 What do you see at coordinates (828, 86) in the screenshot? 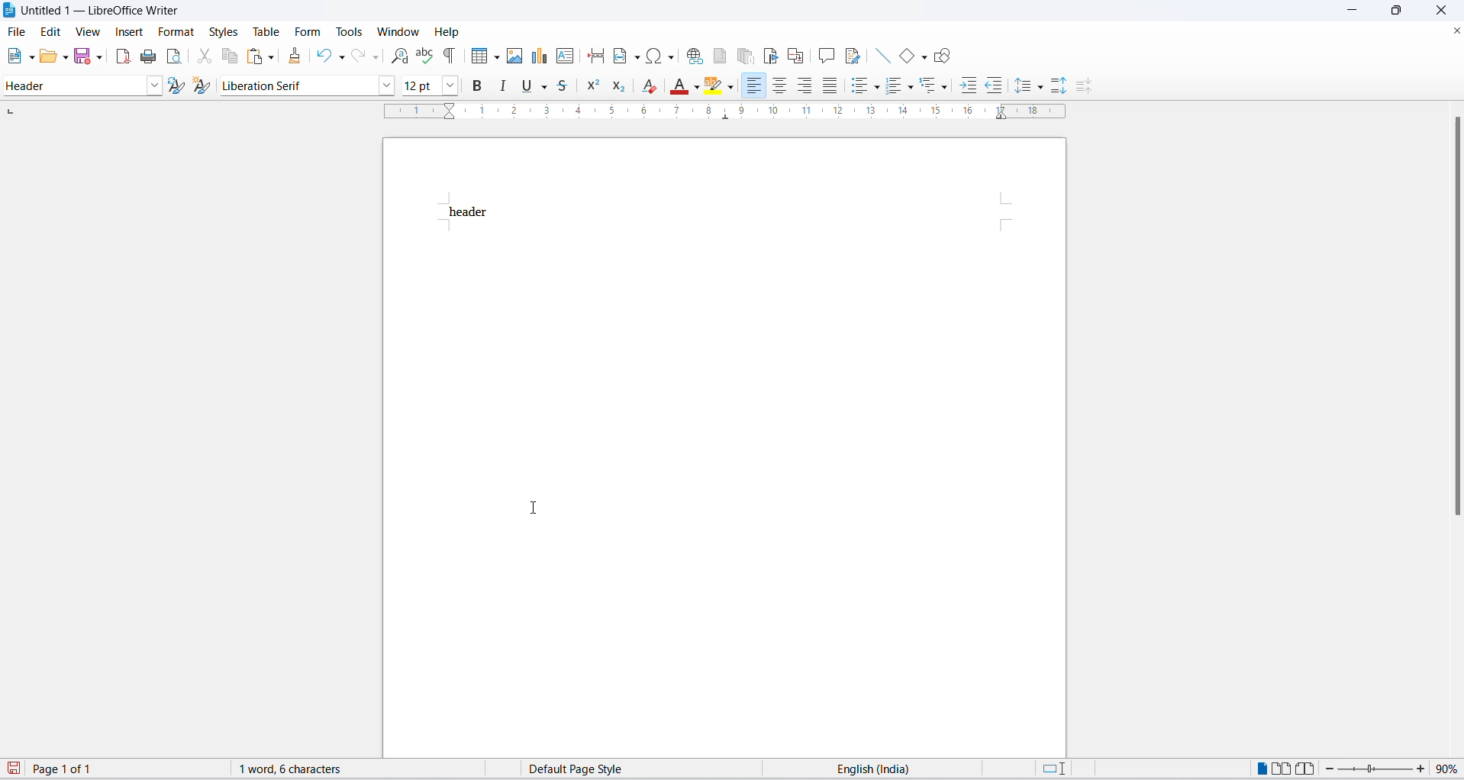
I see `justified` at bounding box center [828, 86].